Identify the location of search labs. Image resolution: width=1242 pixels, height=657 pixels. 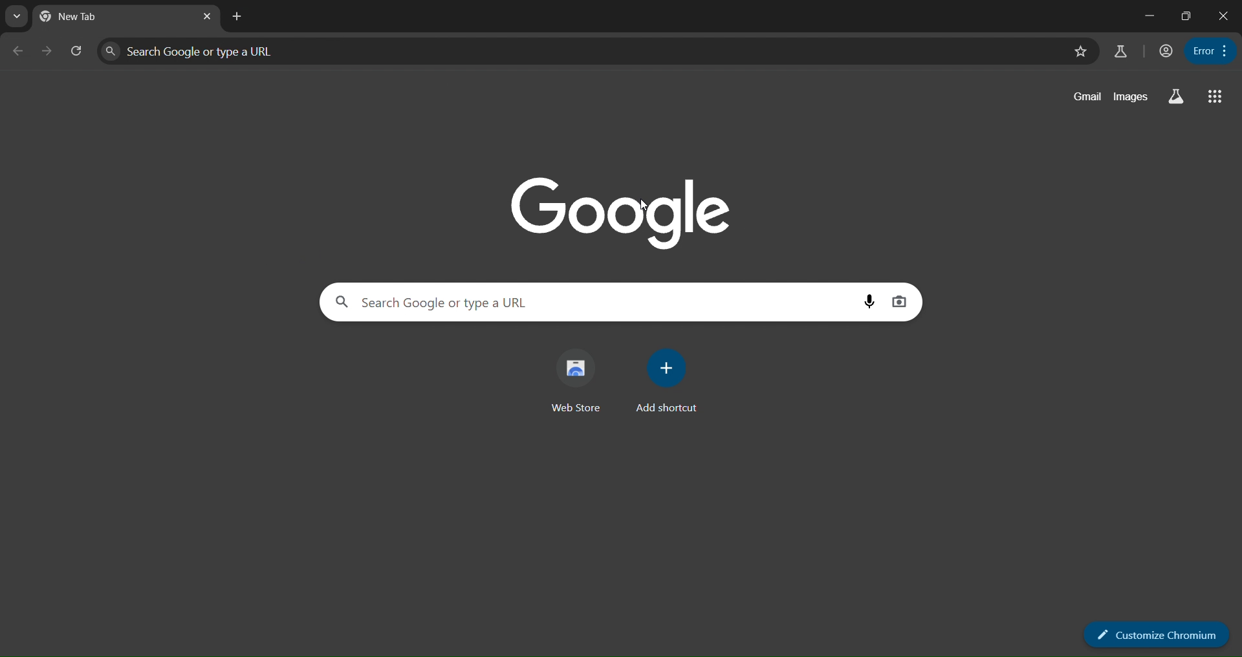
(1120, 51).